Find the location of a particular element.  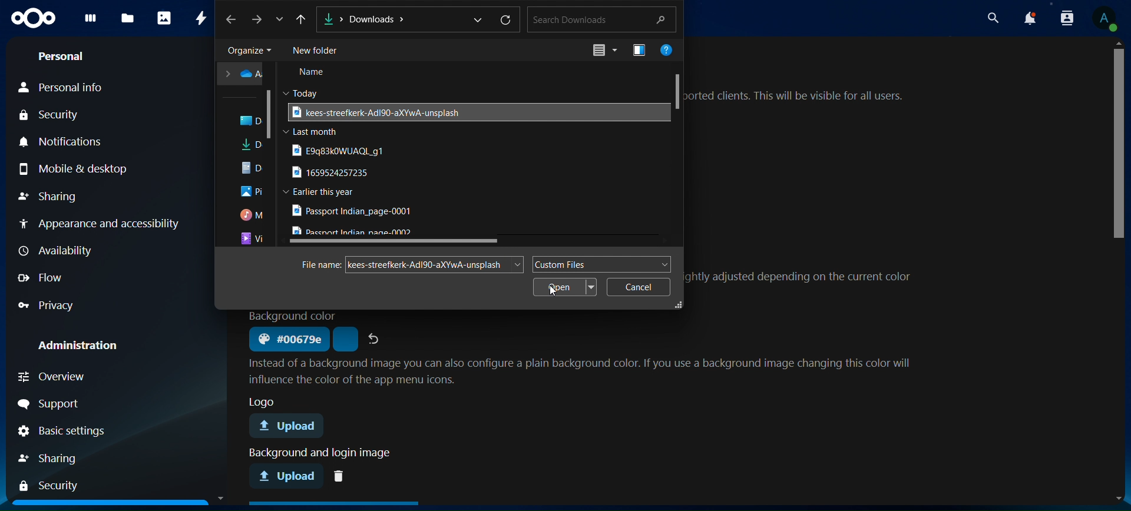

profile is located at coordinates (1106, 21).